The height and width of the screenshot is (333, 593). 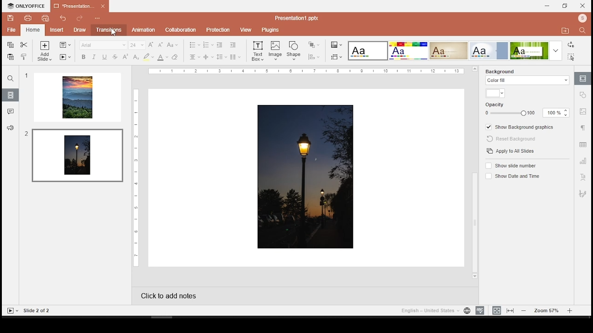 I want to click on slide style, so click(x=489, y=51).